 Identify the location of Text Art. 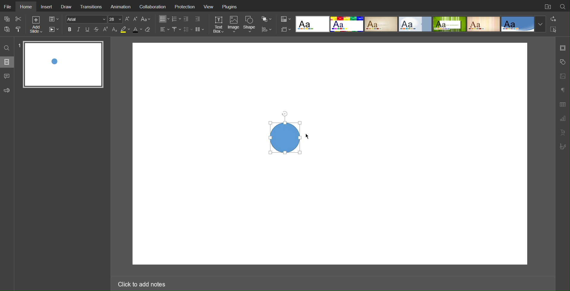
(563, 132).